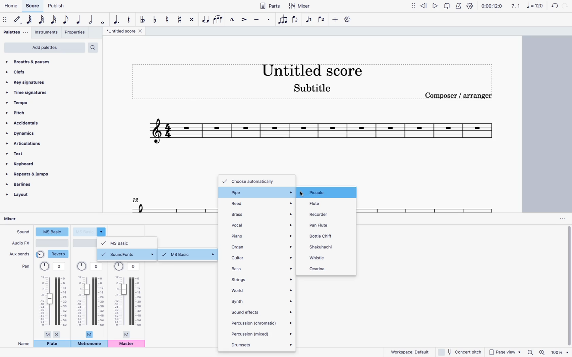 Image resolution: width=572 pixels, height=357 pixels. What do you see at coordinates (492, 6) in the screenshot?
I see `time` at bounding box center [492, 6].